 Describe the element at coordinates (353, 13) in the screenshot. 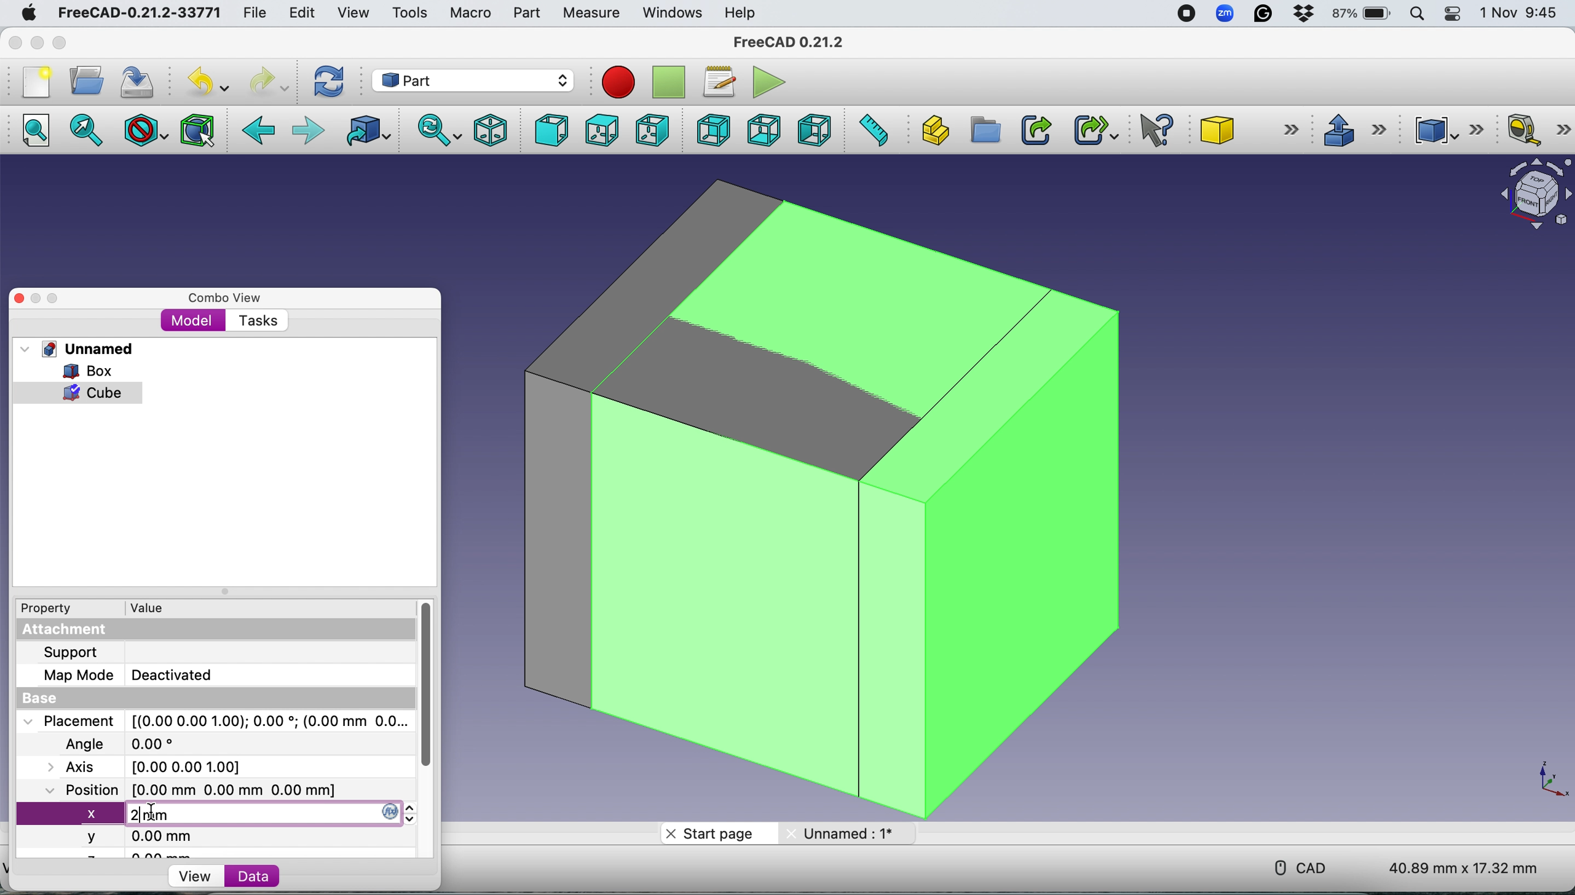

I see `View` at that location.